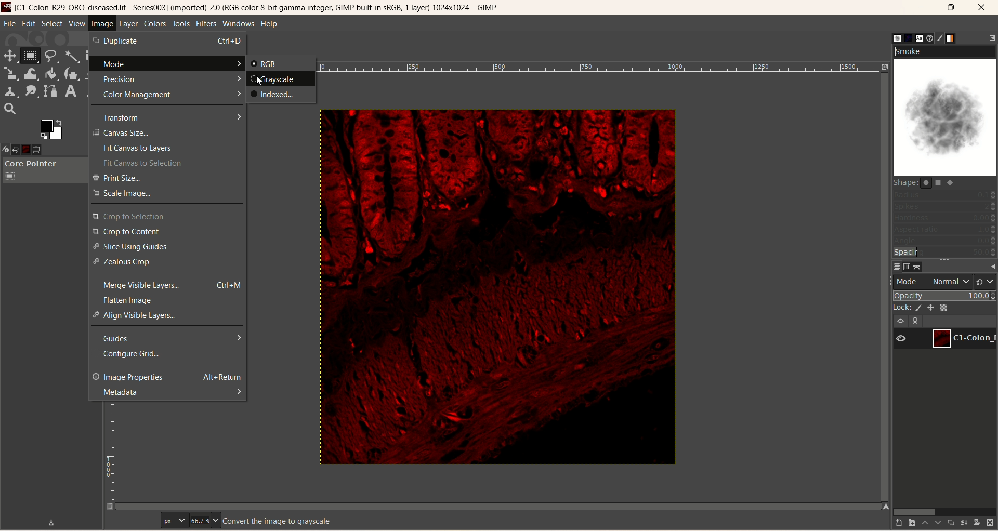 This screenshot has height=531, width=998. Describe the element at coordinates (912, 523) in the screenshot. I see `create a new layer and add it to image` at that location.